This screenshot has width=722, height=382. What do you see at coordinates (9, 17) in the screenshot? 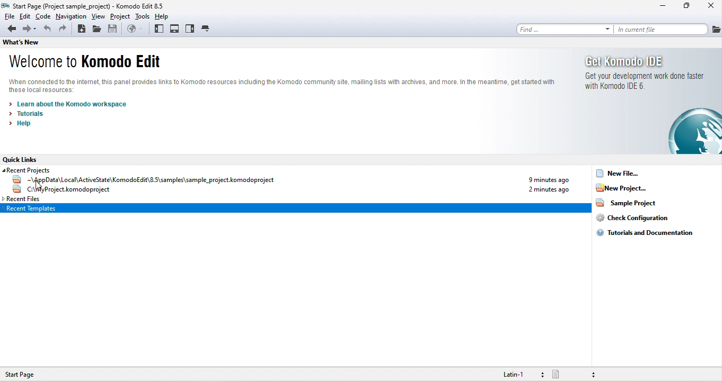
I see `file` at bounding box center [9, 17].